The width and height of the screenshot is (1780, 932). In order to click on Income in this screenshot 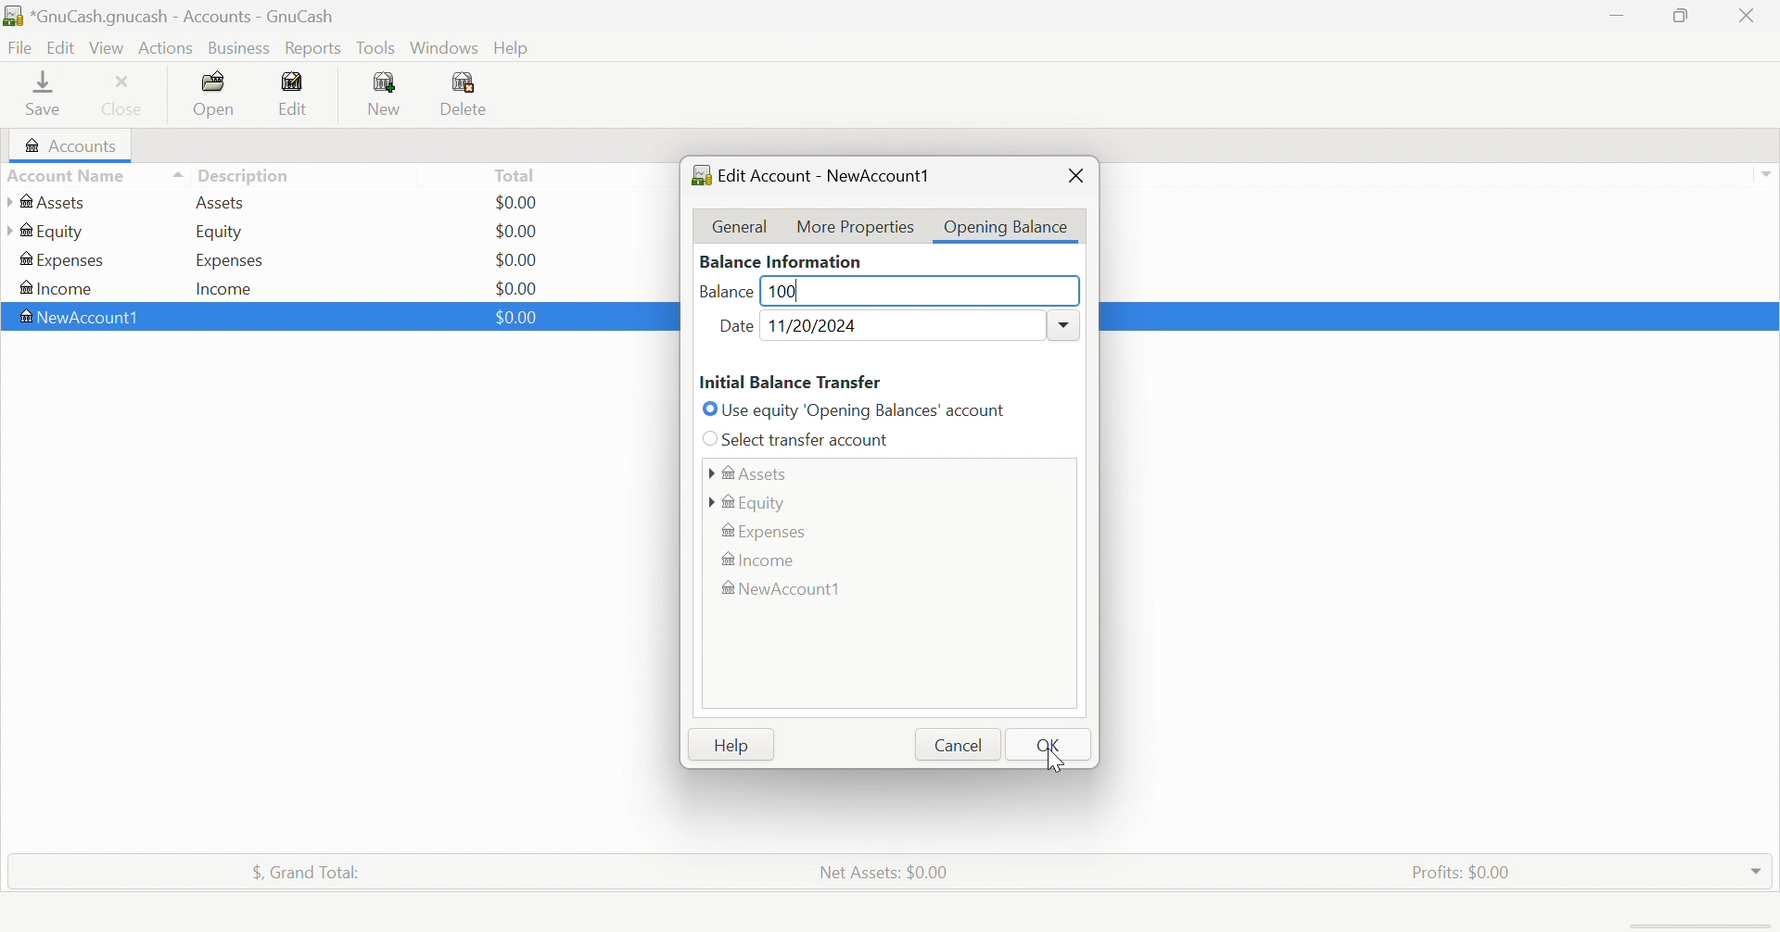, I will do `click(762, 560)`.